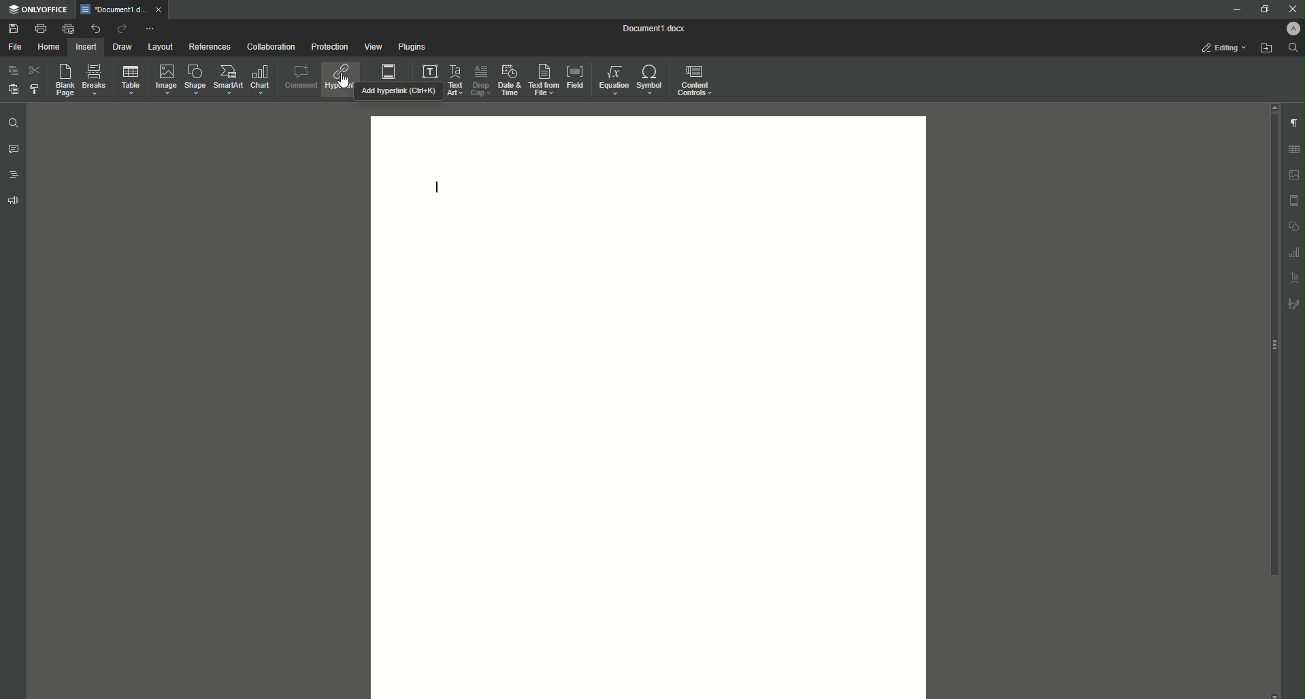 The image size is (1305, 699). Describe the element at coordinates (576, 77) in the screenshot. I see `Field` at that location.